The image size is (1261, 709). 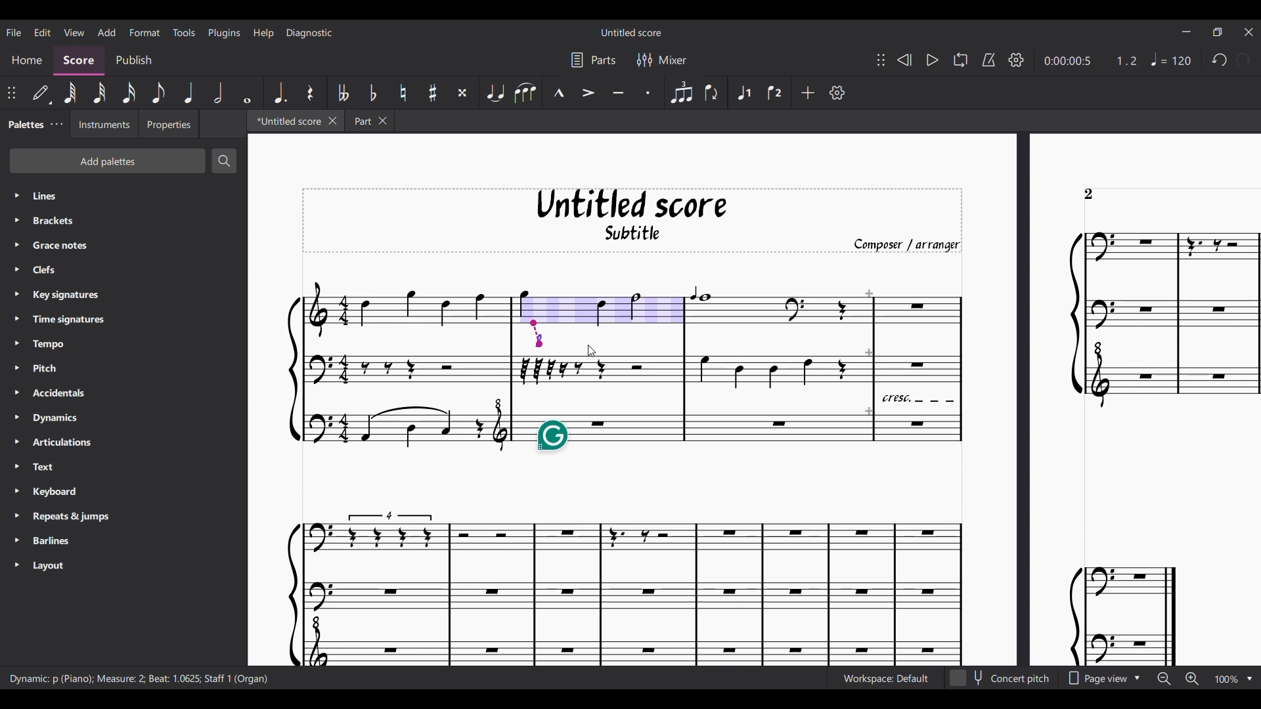 What do you see at coordinates (714, 93) in the screenshot?
I see `Flip direction` at bounding box center [714, 93].